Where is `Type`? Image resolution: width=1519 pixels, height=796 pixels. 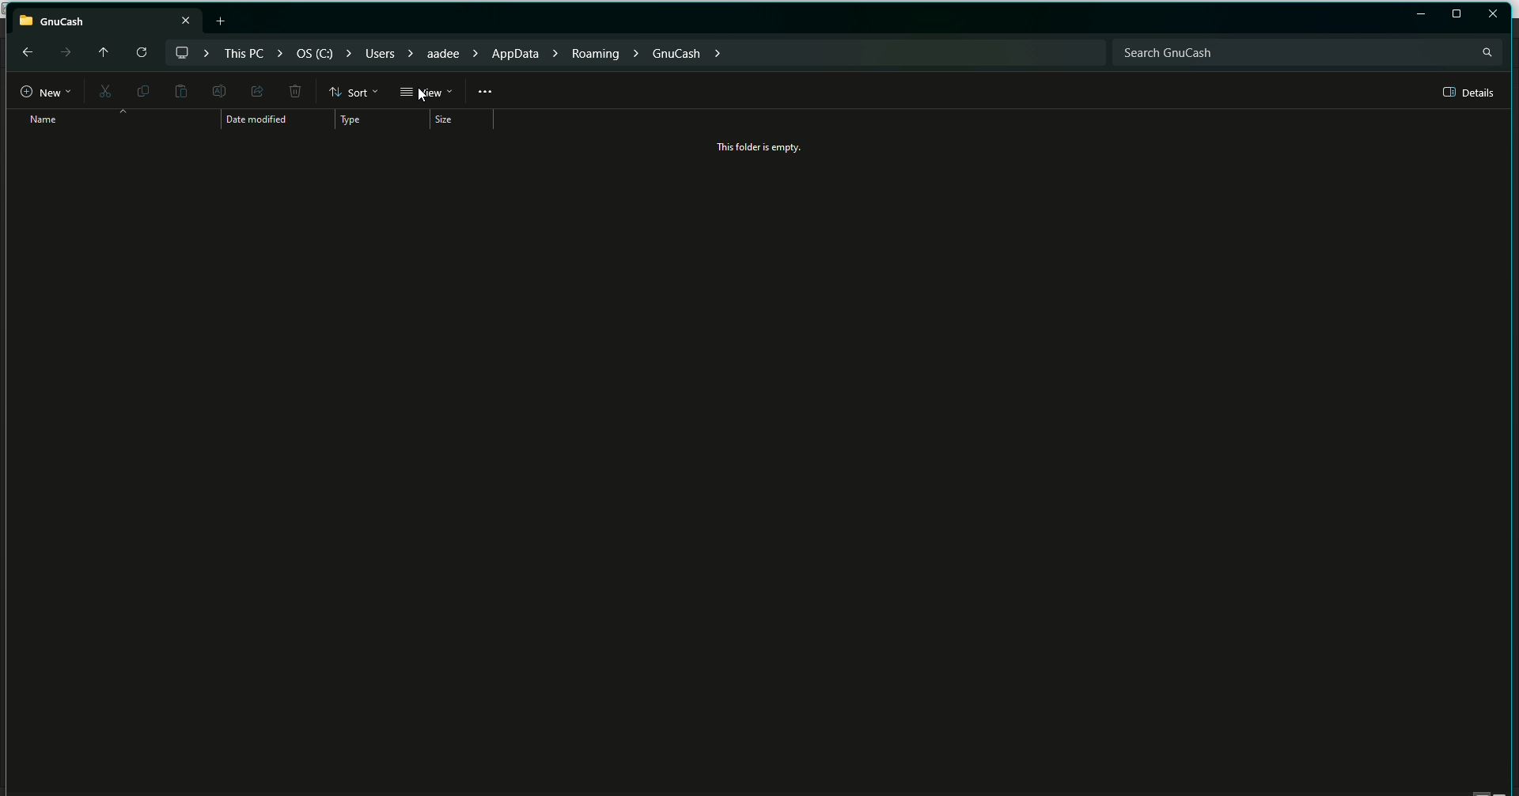
Type is located at coordinates (358, 120).